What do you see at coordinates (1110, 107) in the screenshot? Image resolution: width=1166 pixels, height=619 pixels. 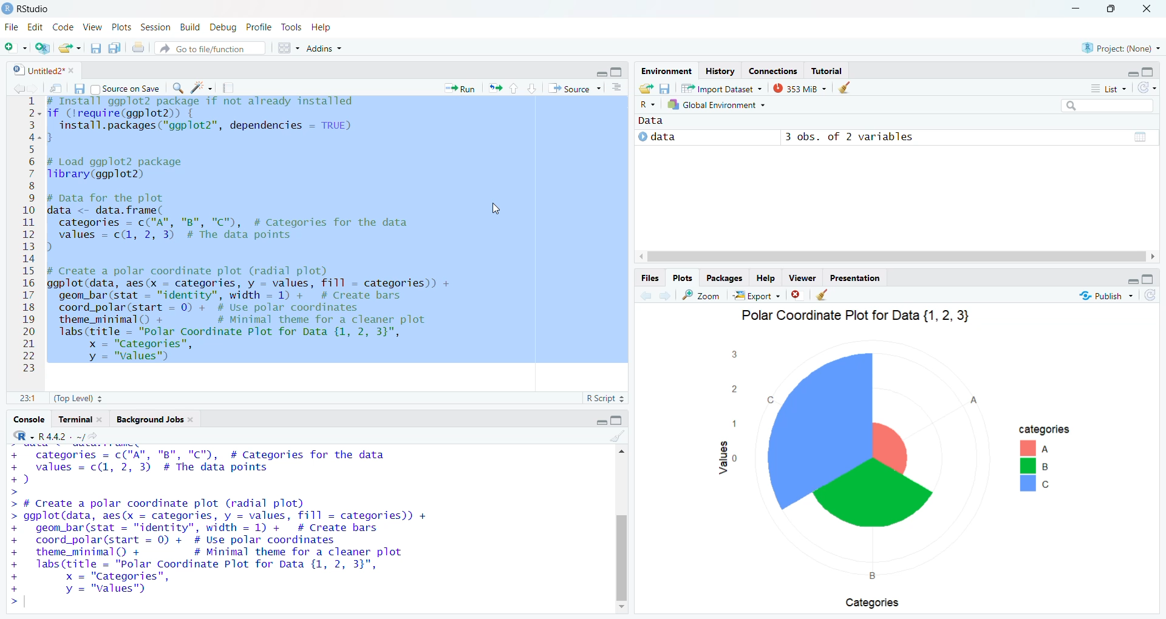 I see `search bar` at bounding box center [1110, 107].